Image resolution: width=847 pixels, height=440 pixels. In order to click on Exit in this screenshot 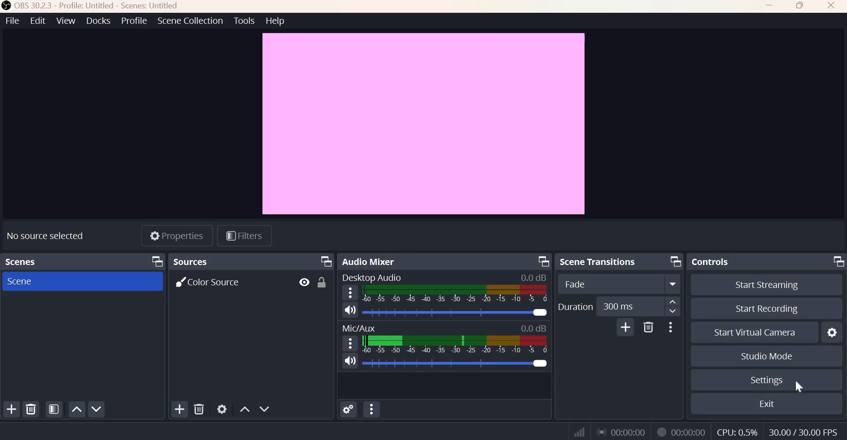, I will do `click(767, 405)`.